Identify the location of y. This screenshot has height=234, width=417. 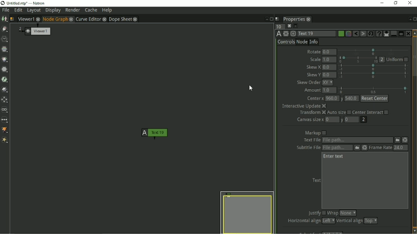
(343, 98).